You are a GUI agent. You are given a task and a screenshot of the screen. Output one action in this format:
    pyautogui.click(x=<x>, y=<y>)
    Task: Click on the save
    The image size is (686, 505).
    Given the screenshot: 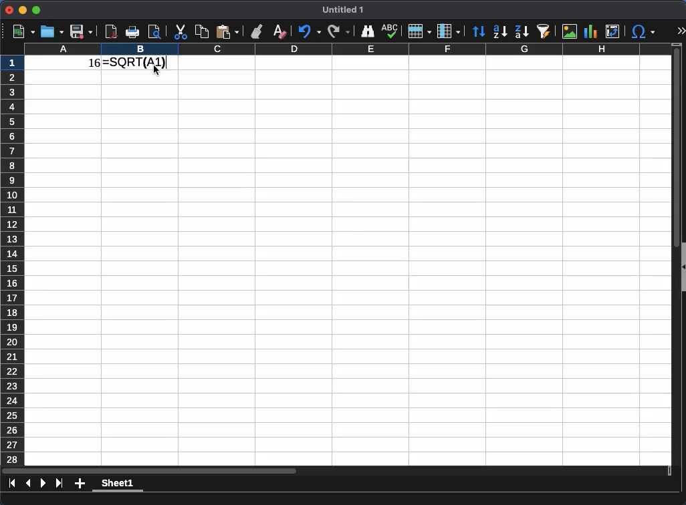 What is the action you would take?
    pyautogui.click(x=81, y=33)
    